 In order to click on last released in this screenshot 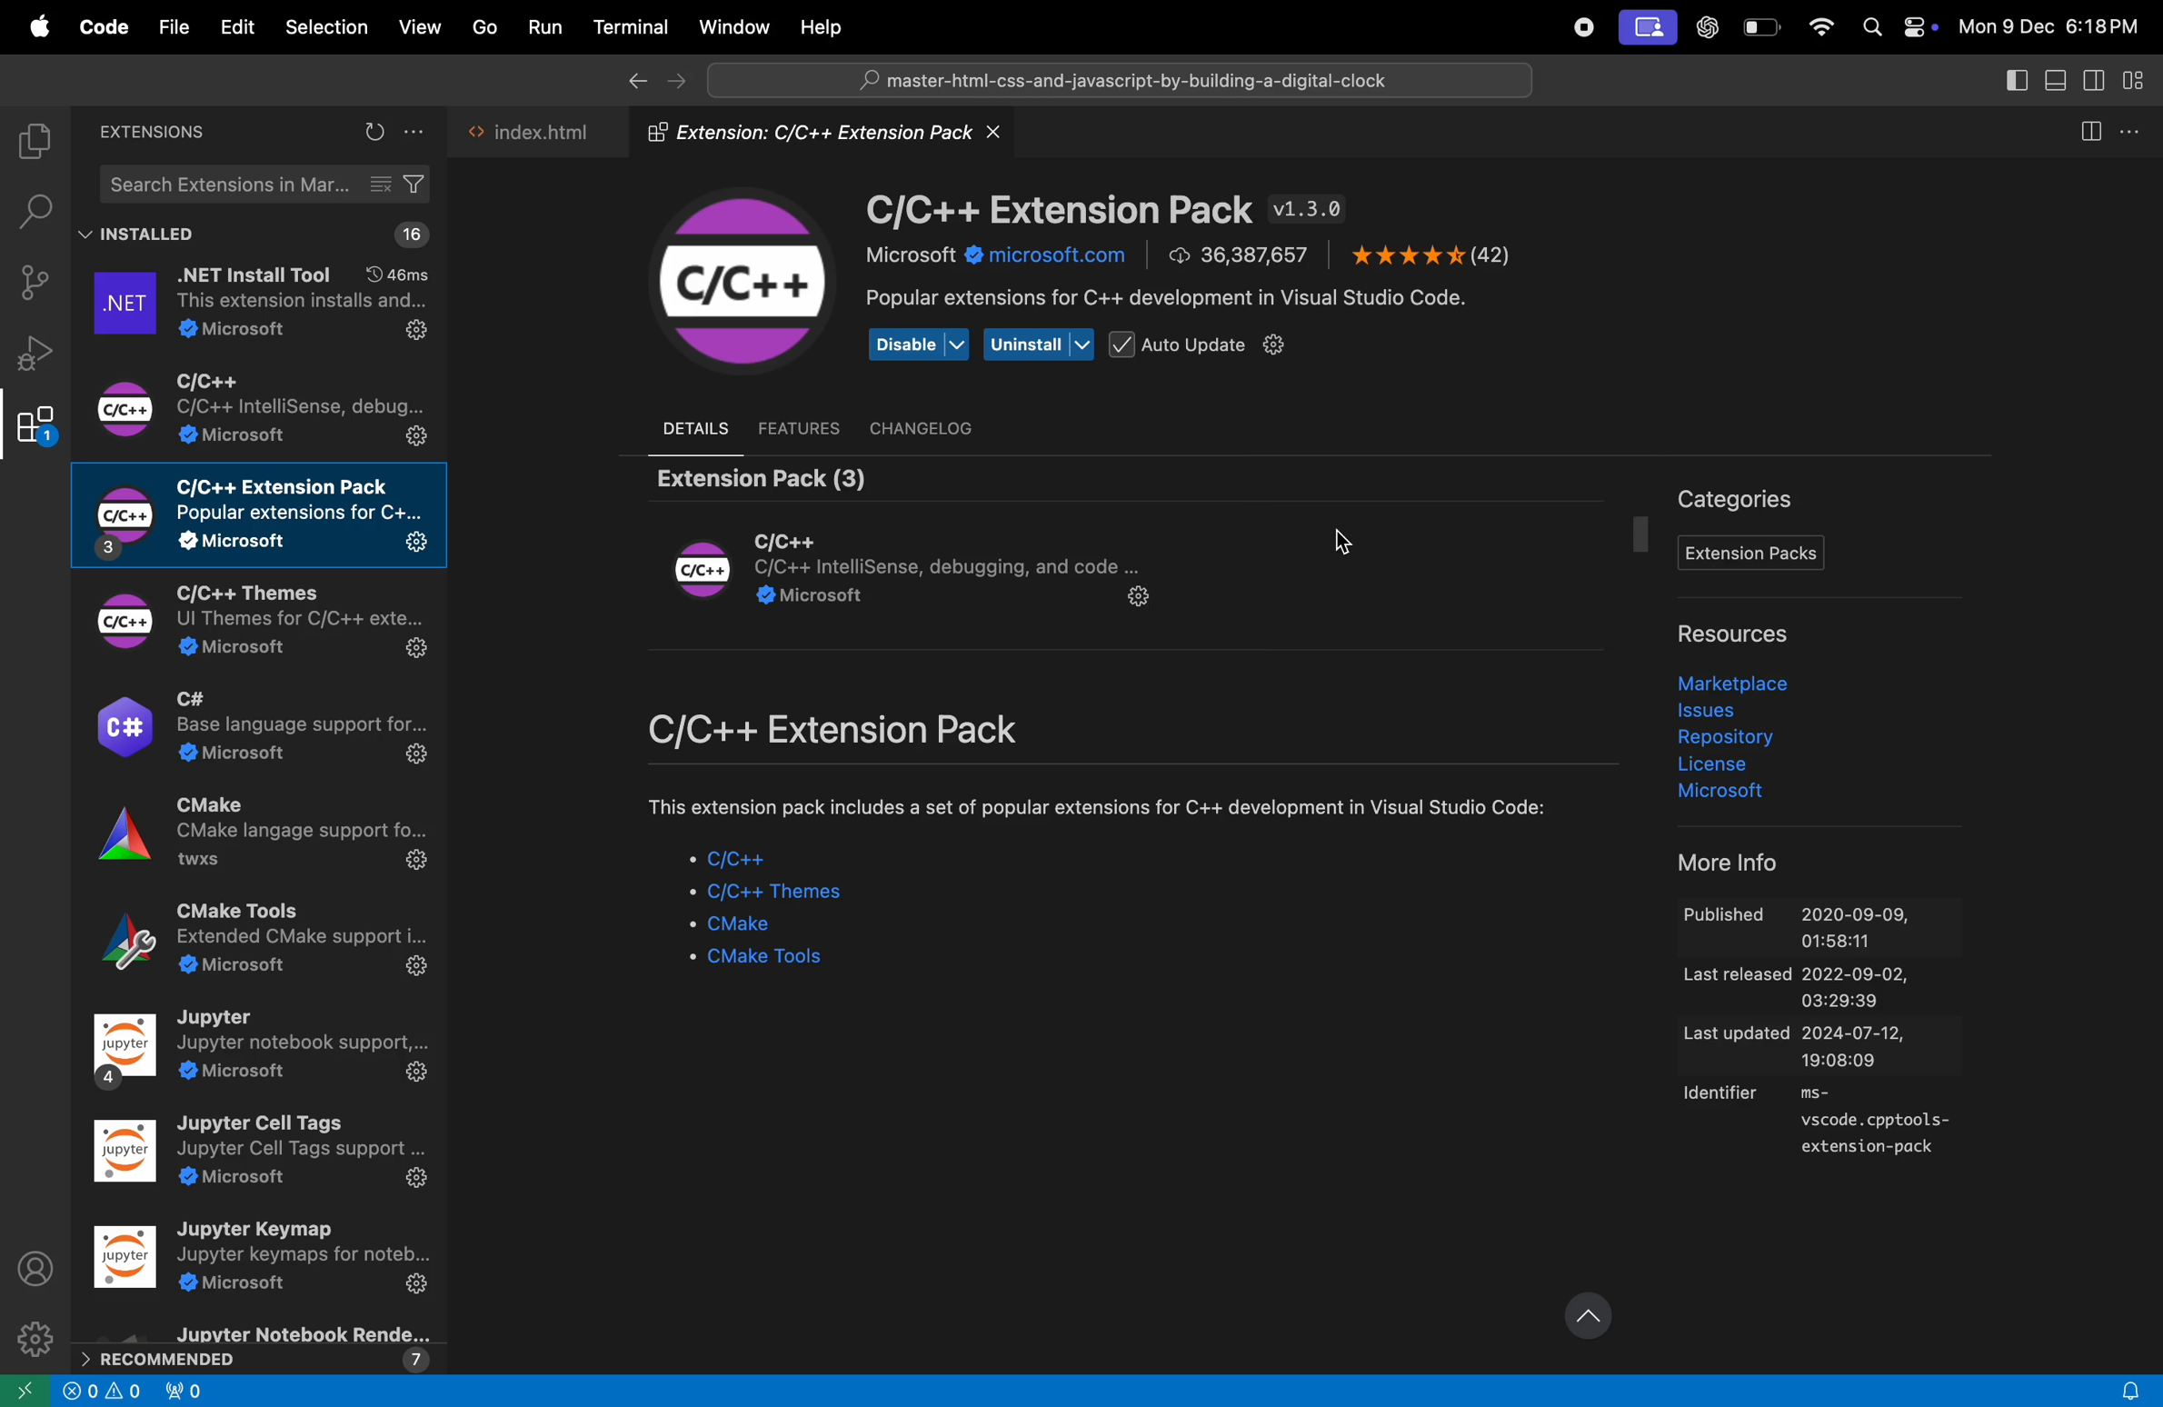, I will do `click(1829, 989)`.